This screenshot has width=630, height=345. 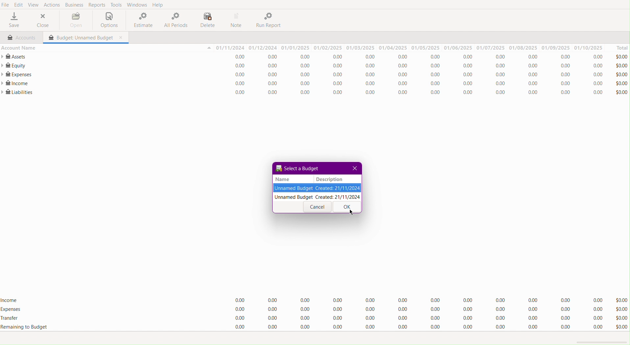 I want to click on Equity, so click(x=14, y=65).